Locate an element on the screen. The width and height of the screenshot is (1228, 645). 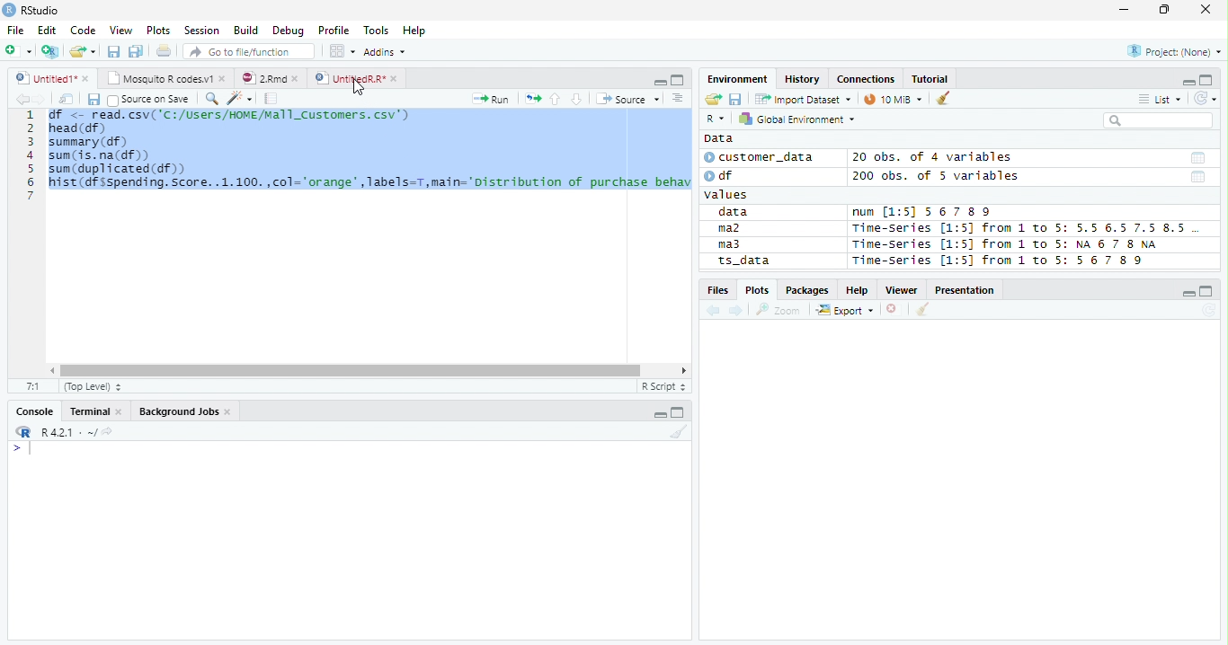
Source on save is located at coordinates (149, 100).